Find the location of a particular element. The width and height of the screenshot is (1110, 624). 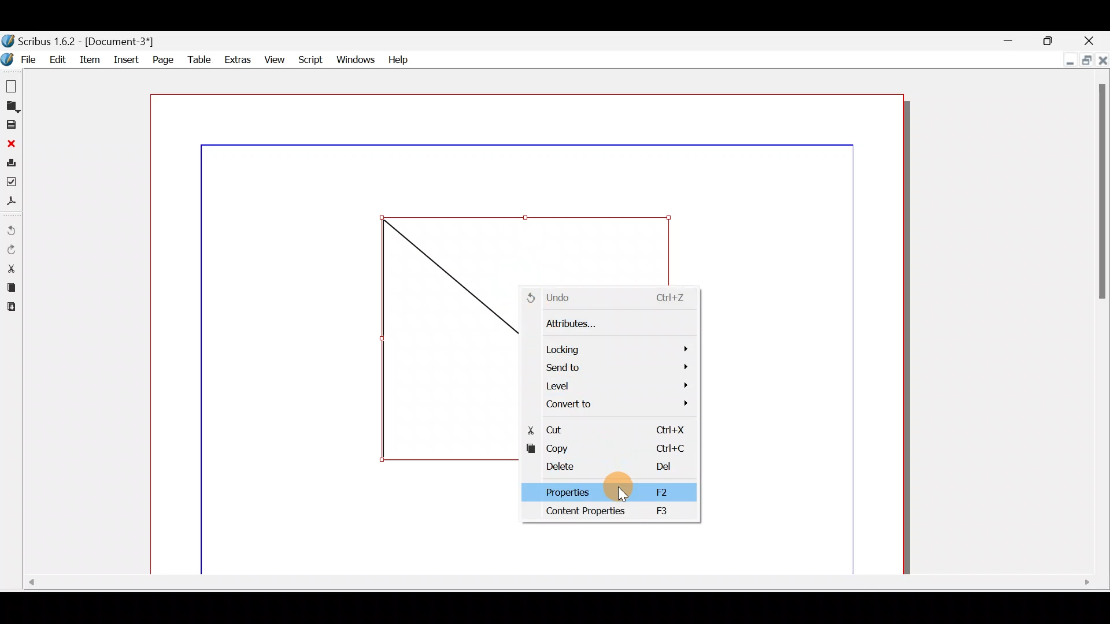

Table is located at coordinates (197, 58).